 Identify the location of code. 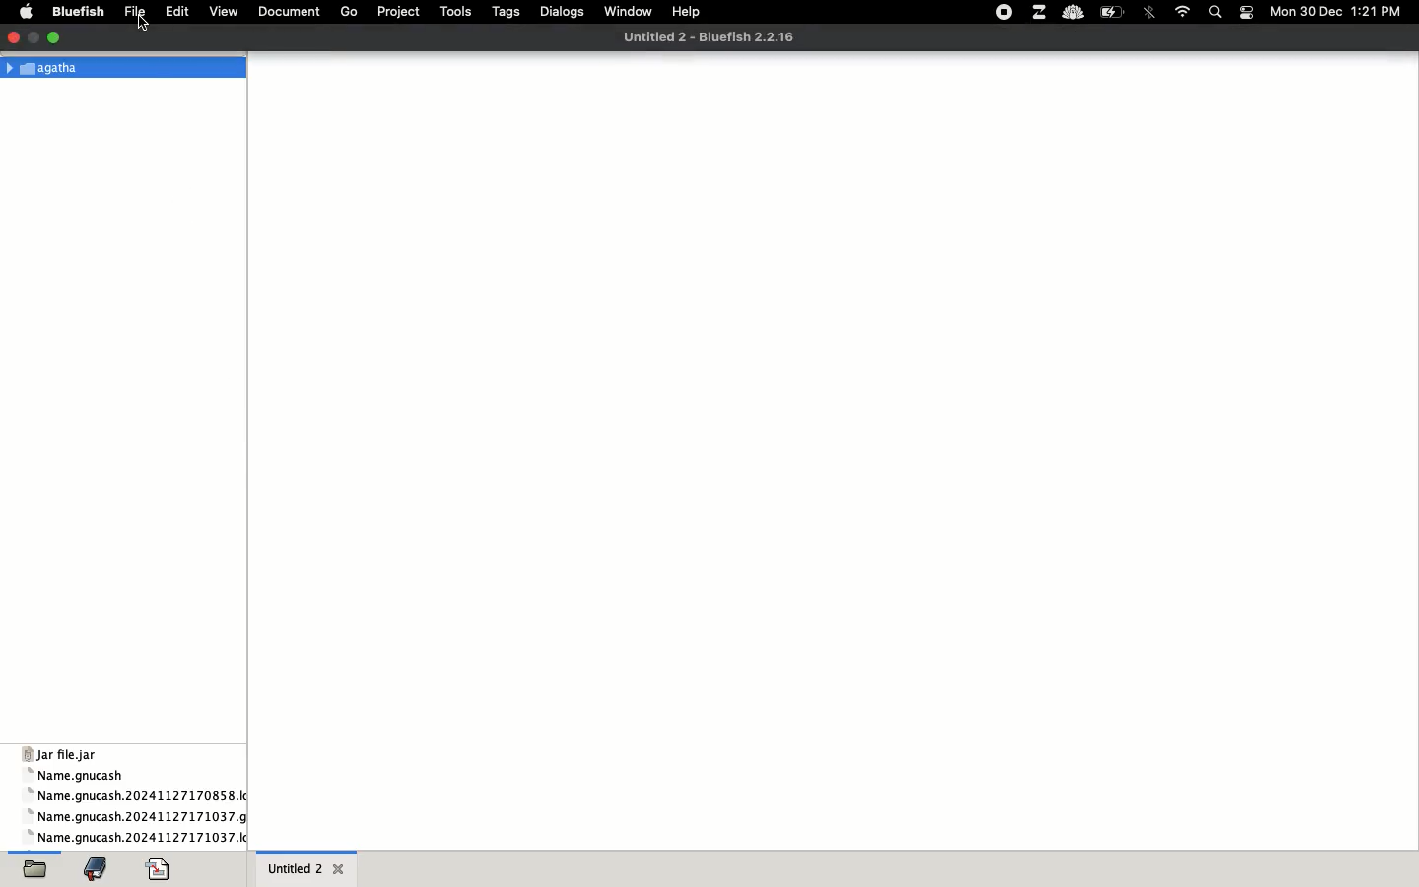
(159, 869).